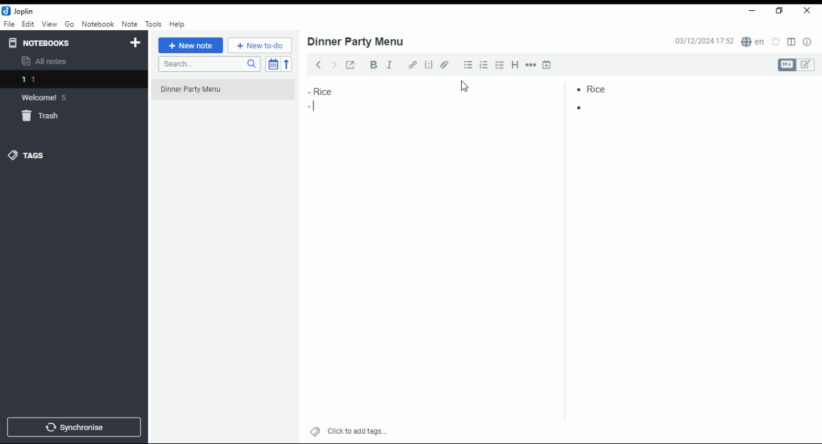 Image resolution: width=822 pixels, height=444 pixels. Describe the element at coordinates (371, 65) in the screenshot. I see `bold` at that location.